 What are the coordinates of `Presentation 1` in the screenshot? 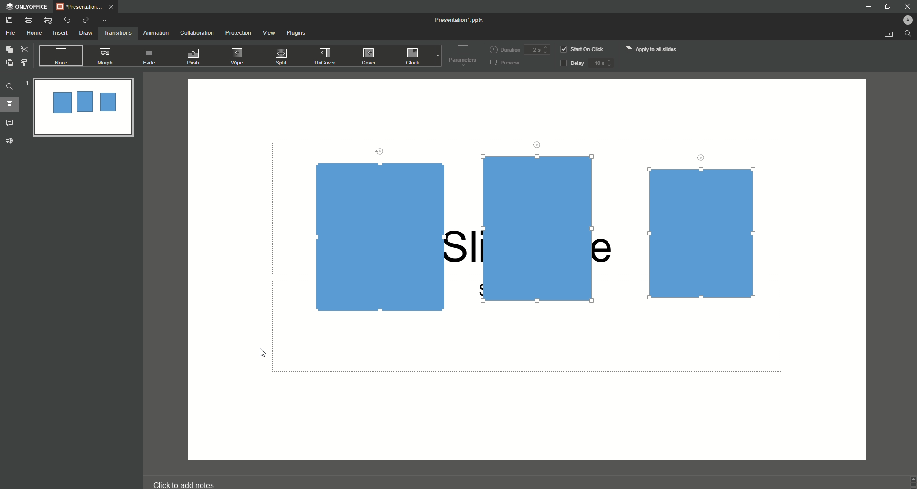 It's located at (460, 20).